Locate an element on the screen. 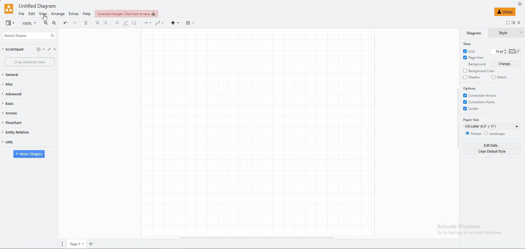 Image resolution: width=525 pixels, height=249 pixels. page view is located at coordinates (474, 57).